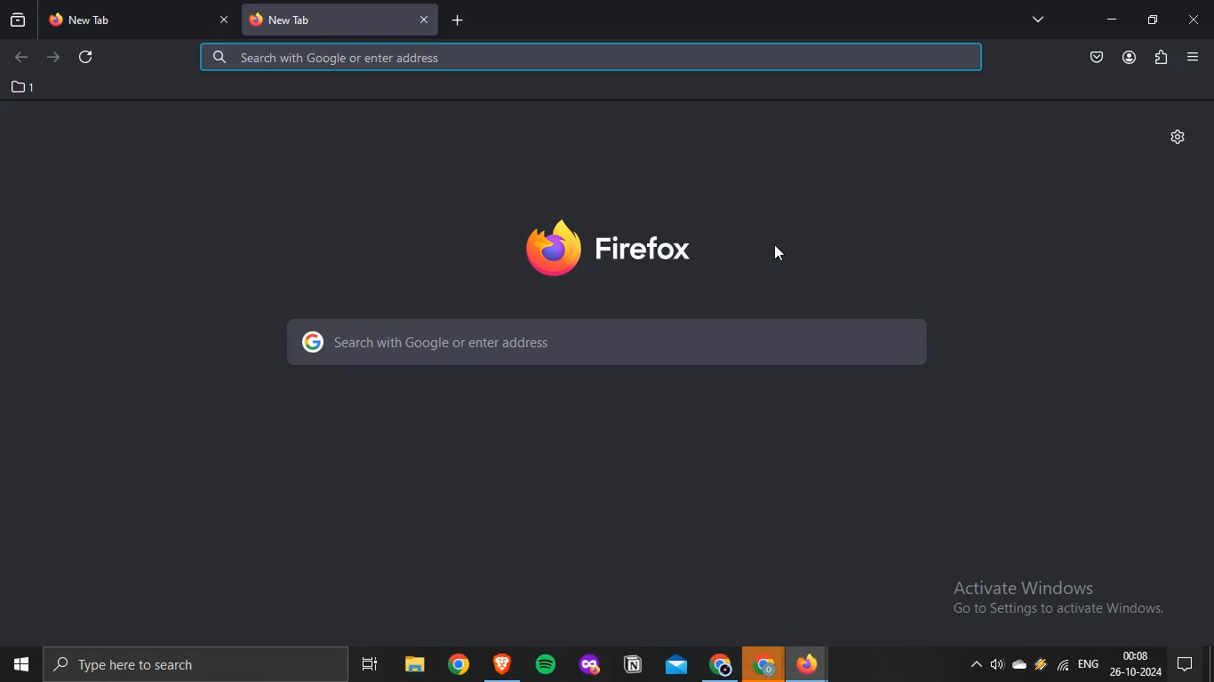  What do you see at coordinates (605, 342) in the screenshot?
I see `search with google or enter address` at bounding box center [605, 342].